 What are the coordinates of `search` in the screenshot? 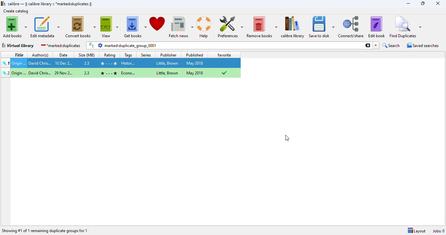 It's located at (391, 45).